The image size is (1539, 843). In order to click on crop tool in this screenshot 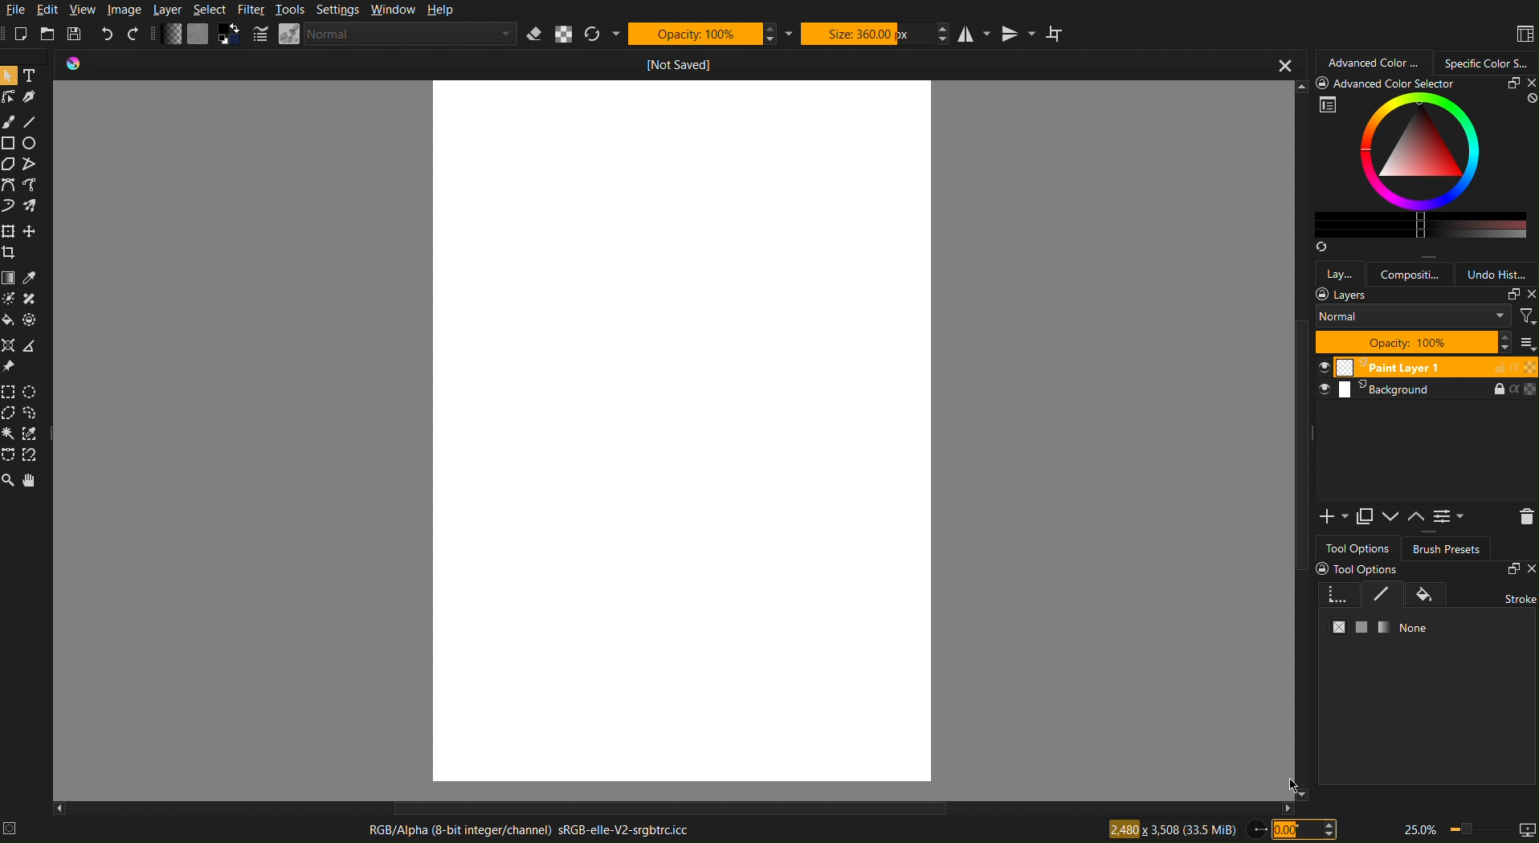, I will do `click(10, 253)`.